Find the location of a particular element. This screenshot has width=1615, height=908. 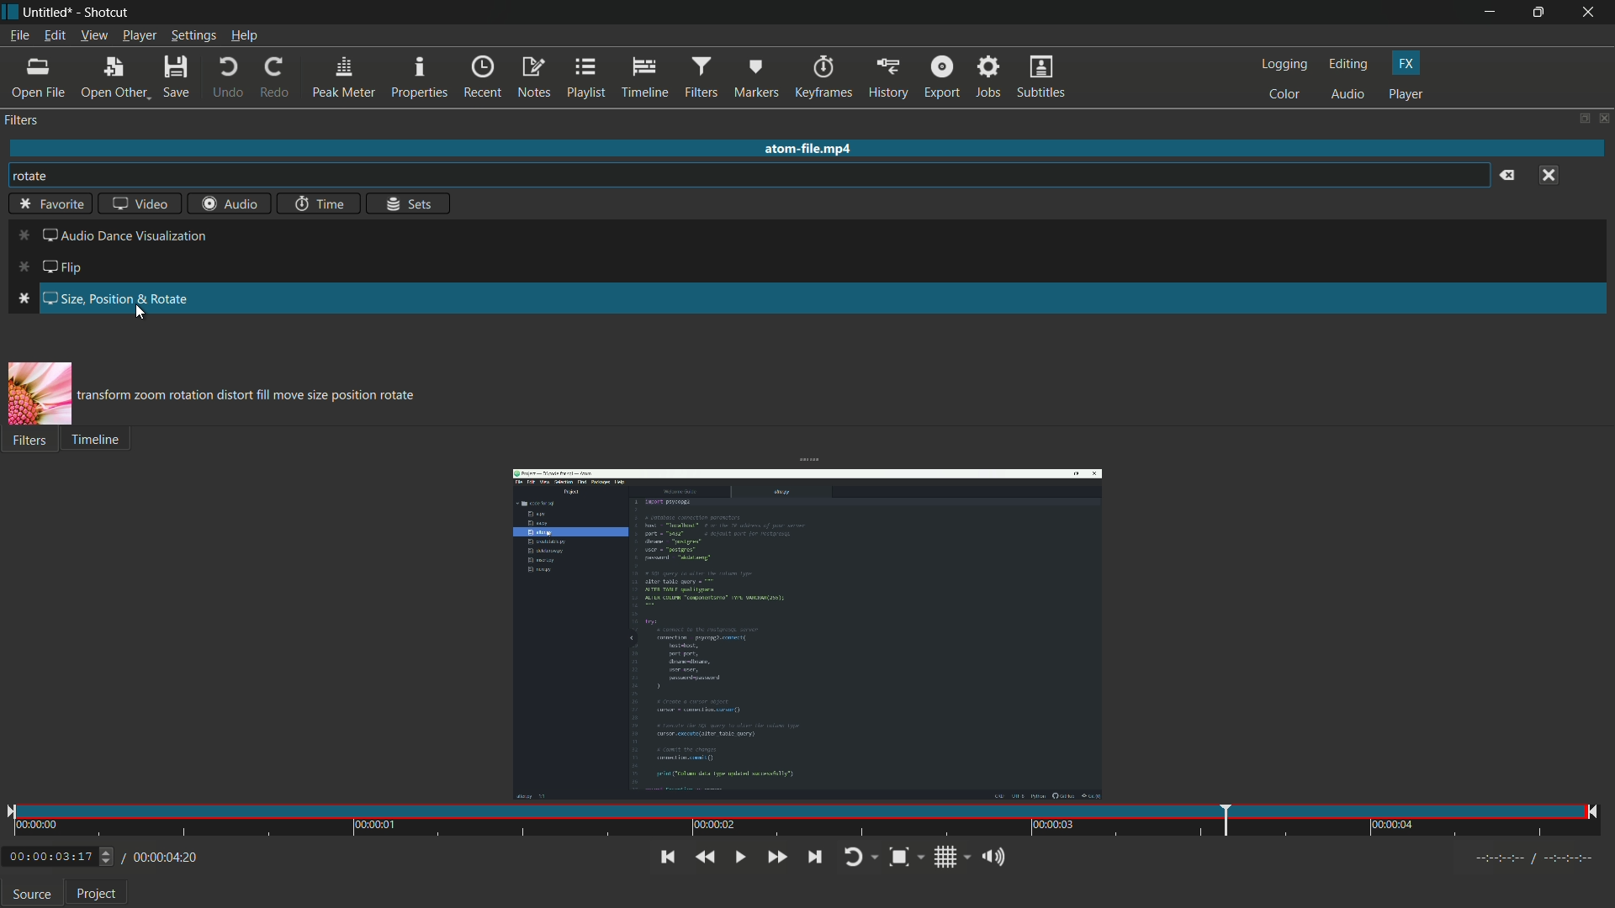

show volume control is located at coordinates (992, 856).